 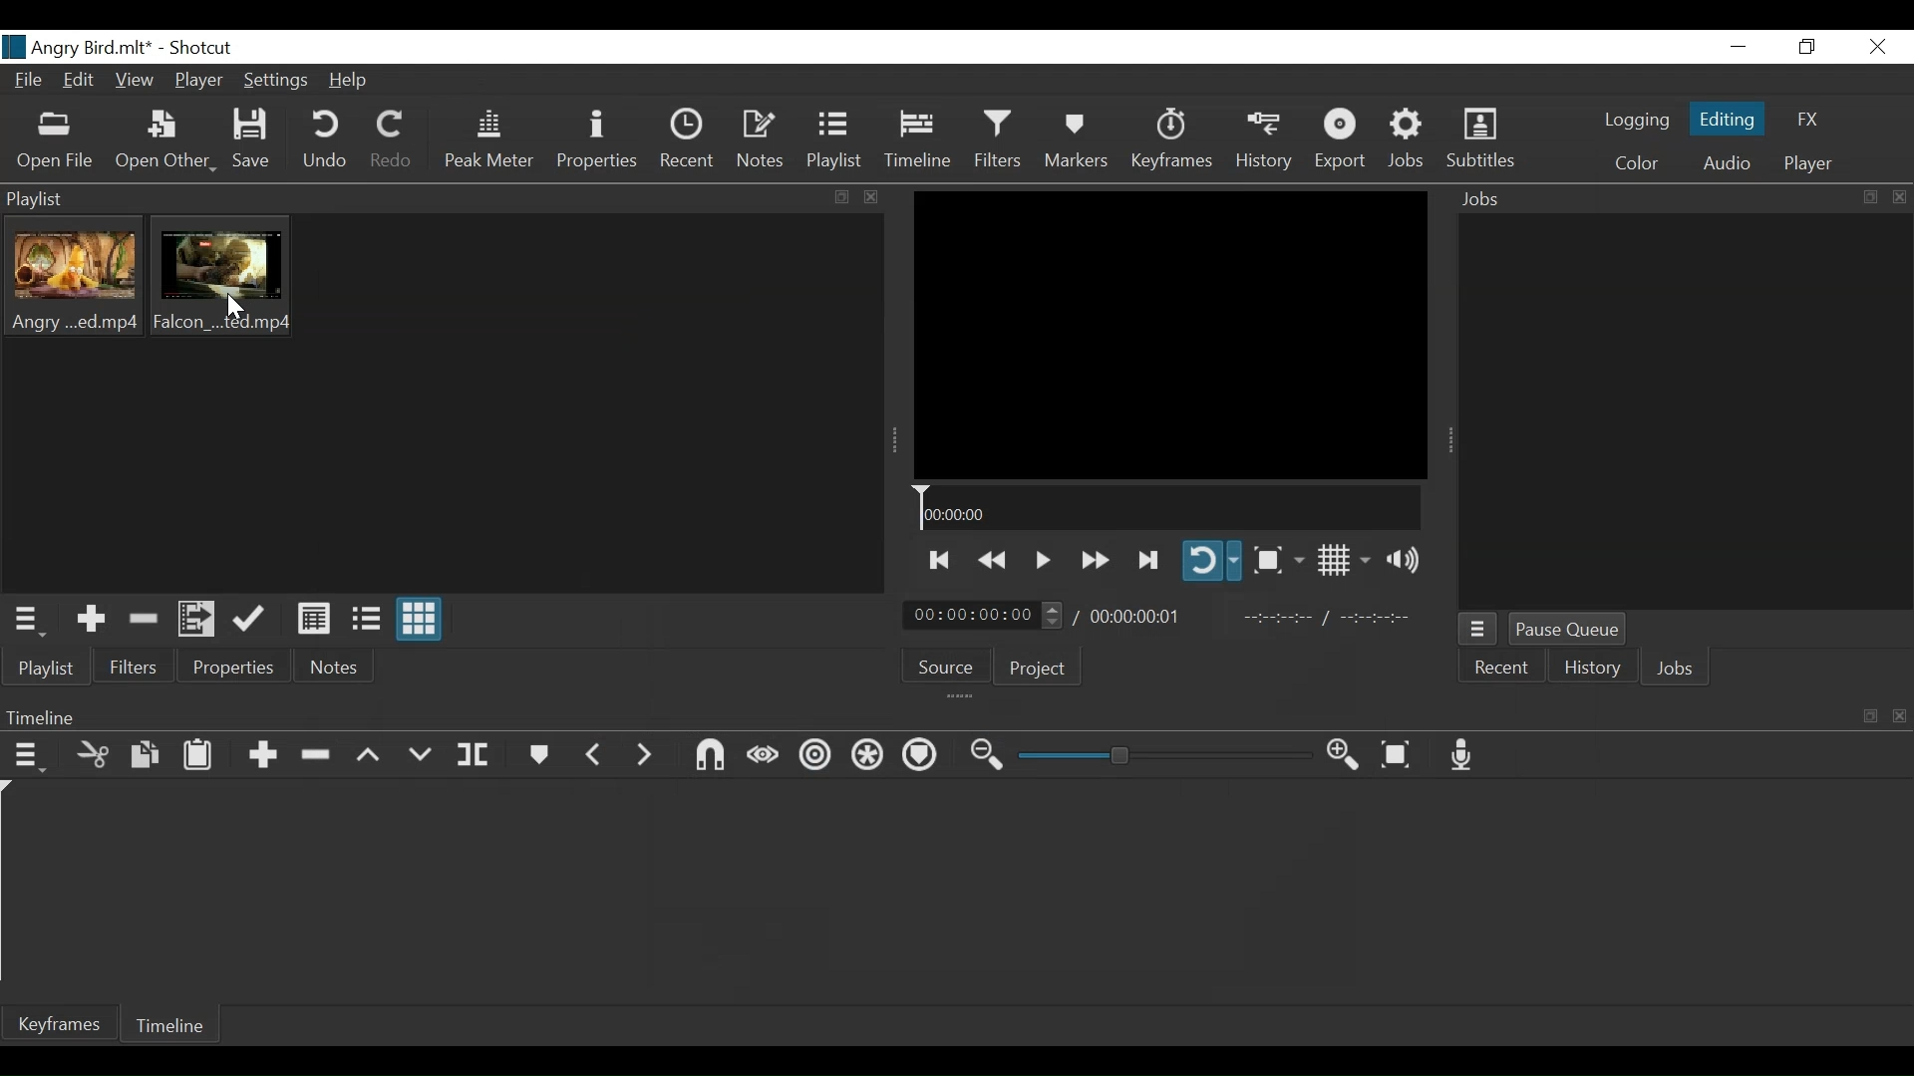 What do you see at coordinates (1731, 118) in the screenshot?
I see `Editing` at bounding box center [1731, 118].